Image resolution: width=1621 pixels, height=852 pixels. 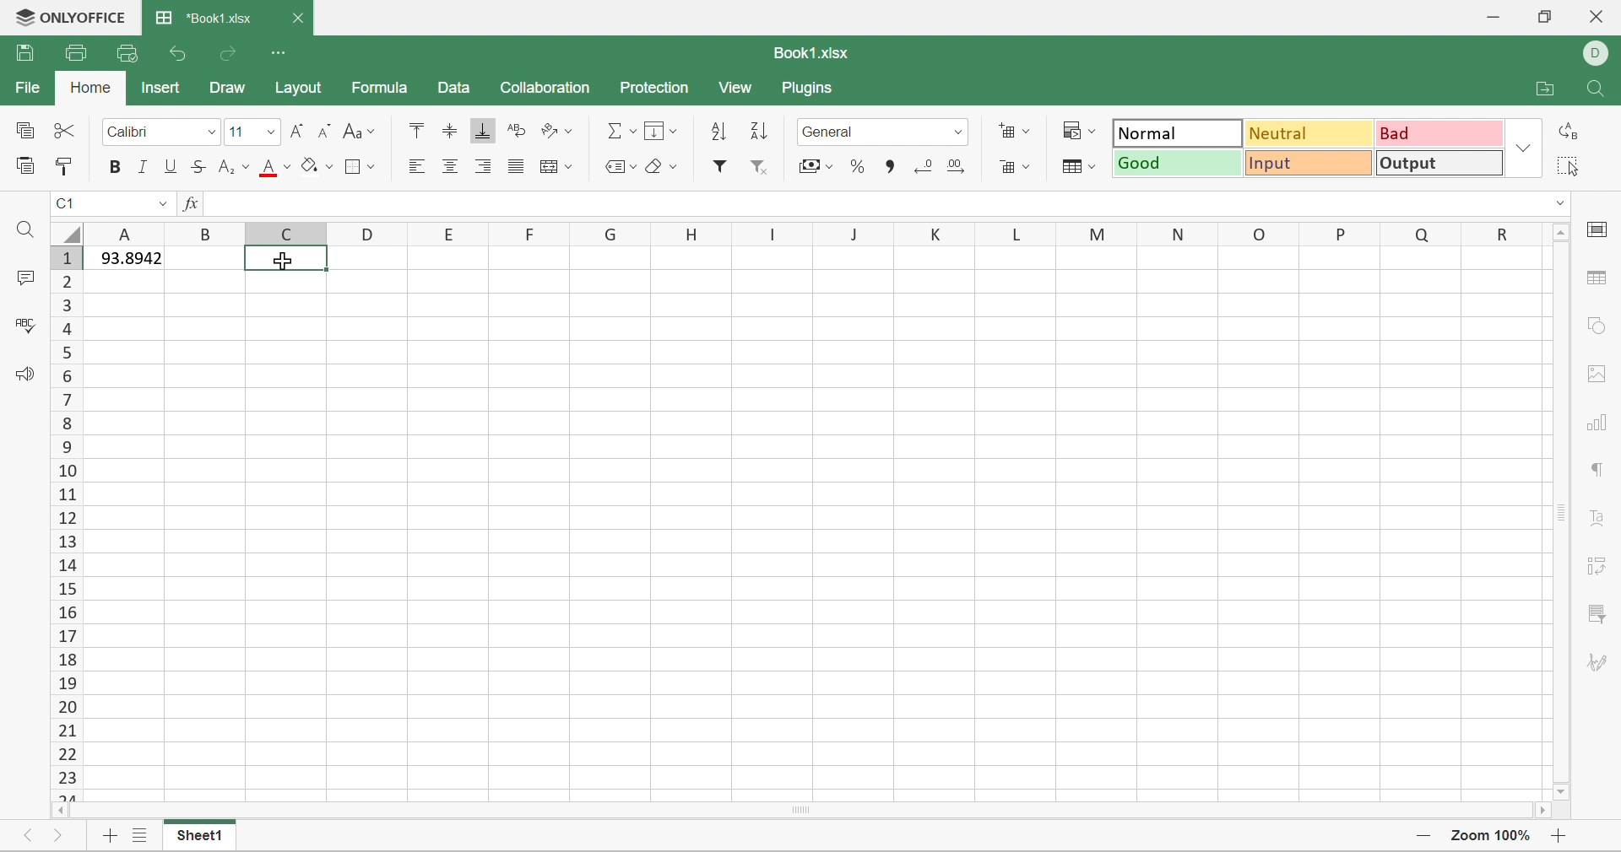 I want to click on Strikethrough, so click(x=200, y=165).